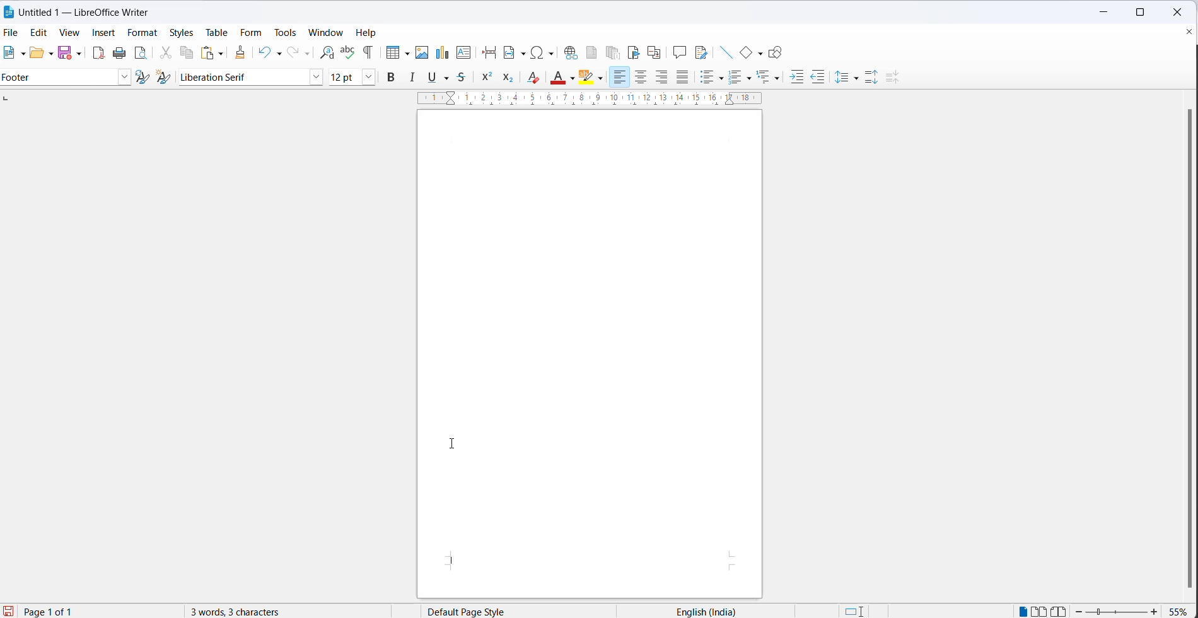  What do you see at coordinates (1183, 32) in the screenshot?
I see `close` at bounding box center [1183, 32].